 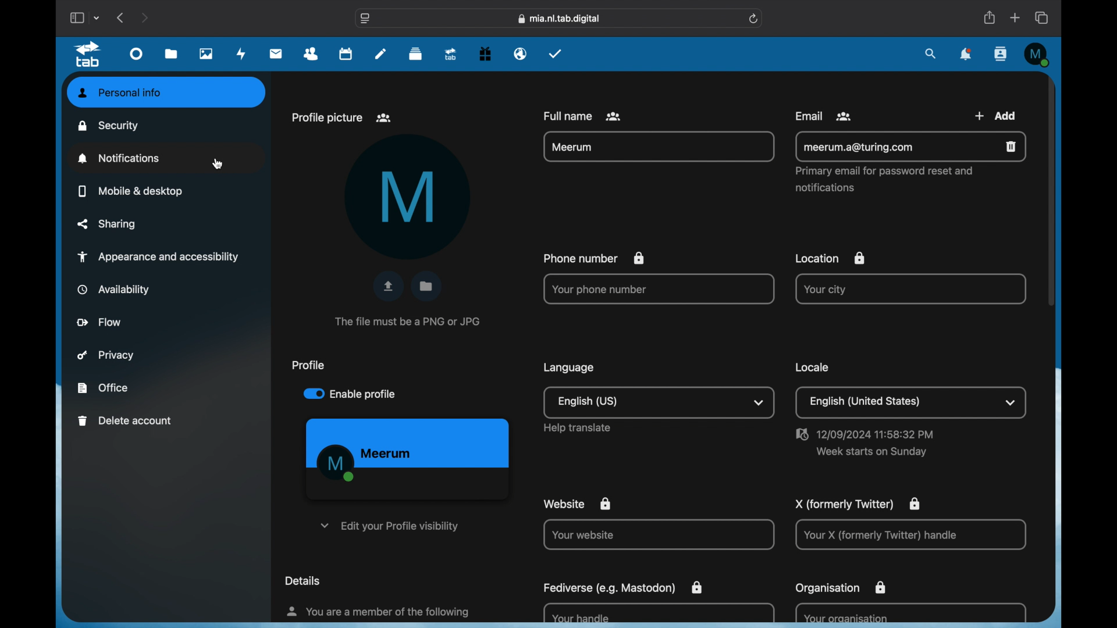 What do you see at coordinates (572, 147) in the screenshot?
I see `name` at bounding box center [572, 147].